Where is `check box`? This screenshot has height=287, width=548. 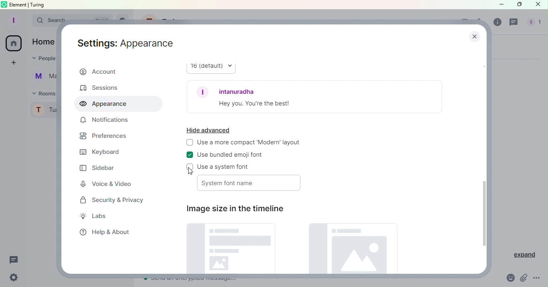 check box is located at coordinates (188, 166).